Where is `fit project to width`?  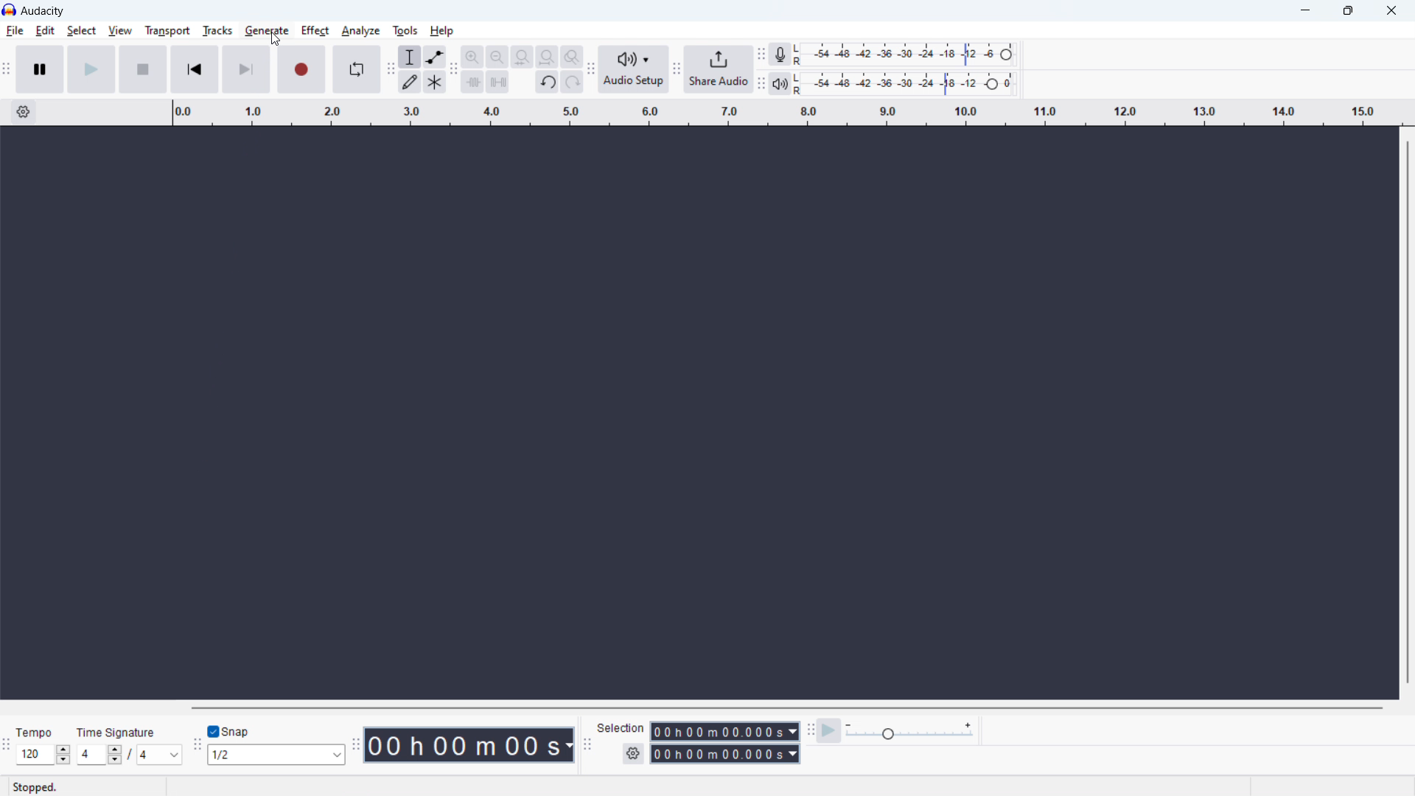 fit project to width is located at coordinates (547, 57).